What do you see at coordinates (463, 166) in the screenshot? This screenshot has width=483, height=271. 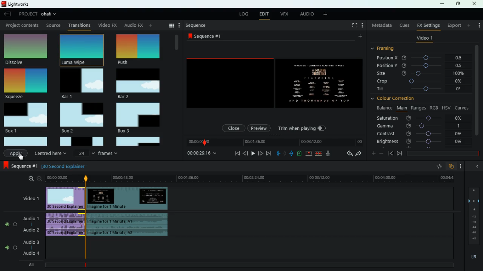 I see `more` at bounding box center [463, 166].